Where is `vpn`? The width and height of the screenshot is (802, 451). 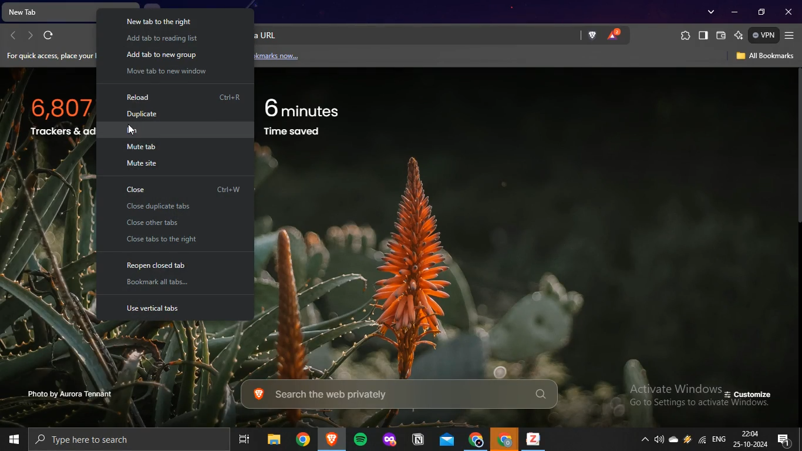 vpn is located at coordinates (764, 35).